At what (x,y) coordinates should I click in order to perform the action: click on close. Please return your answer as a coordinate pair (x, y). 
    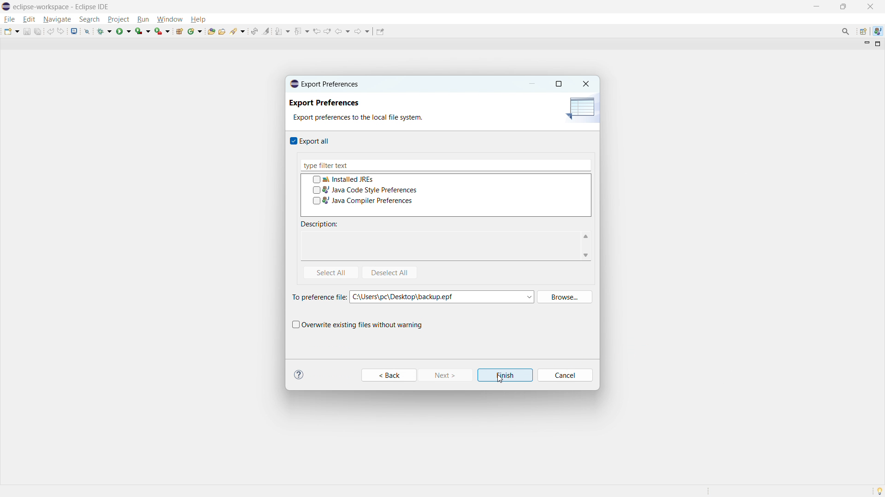
    Looking at the image, I should click on (870, 6).